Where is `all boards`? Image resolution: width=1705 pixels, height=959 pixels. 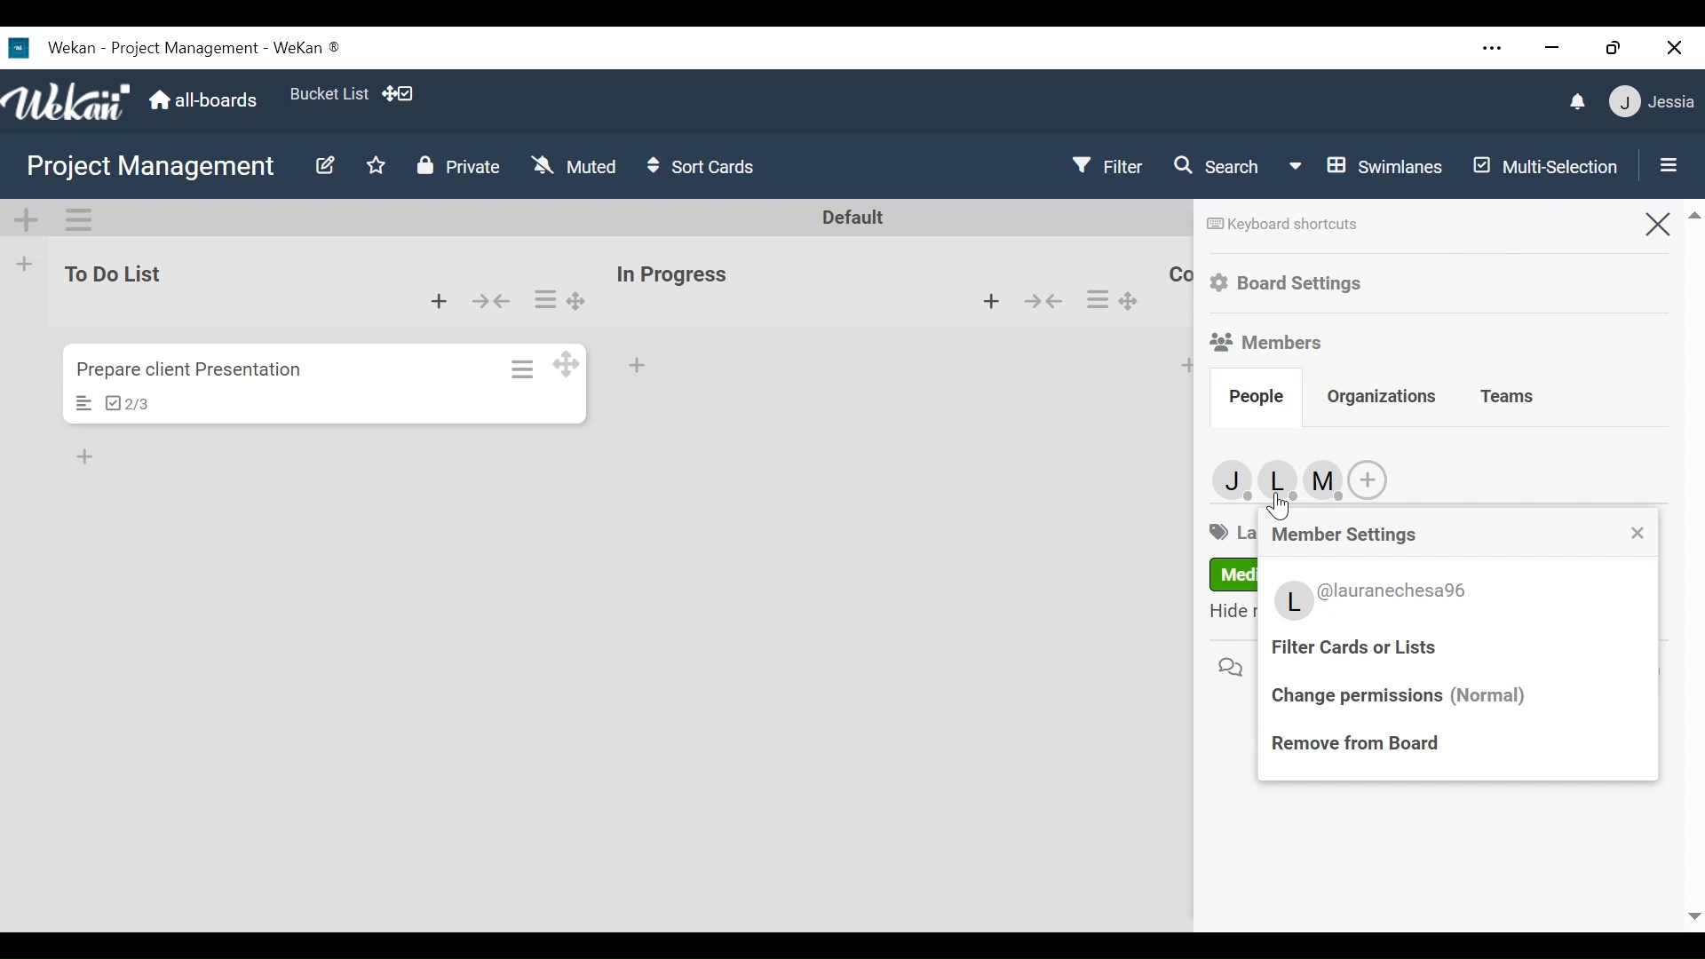
all boards is located at coordinates (203, 100).